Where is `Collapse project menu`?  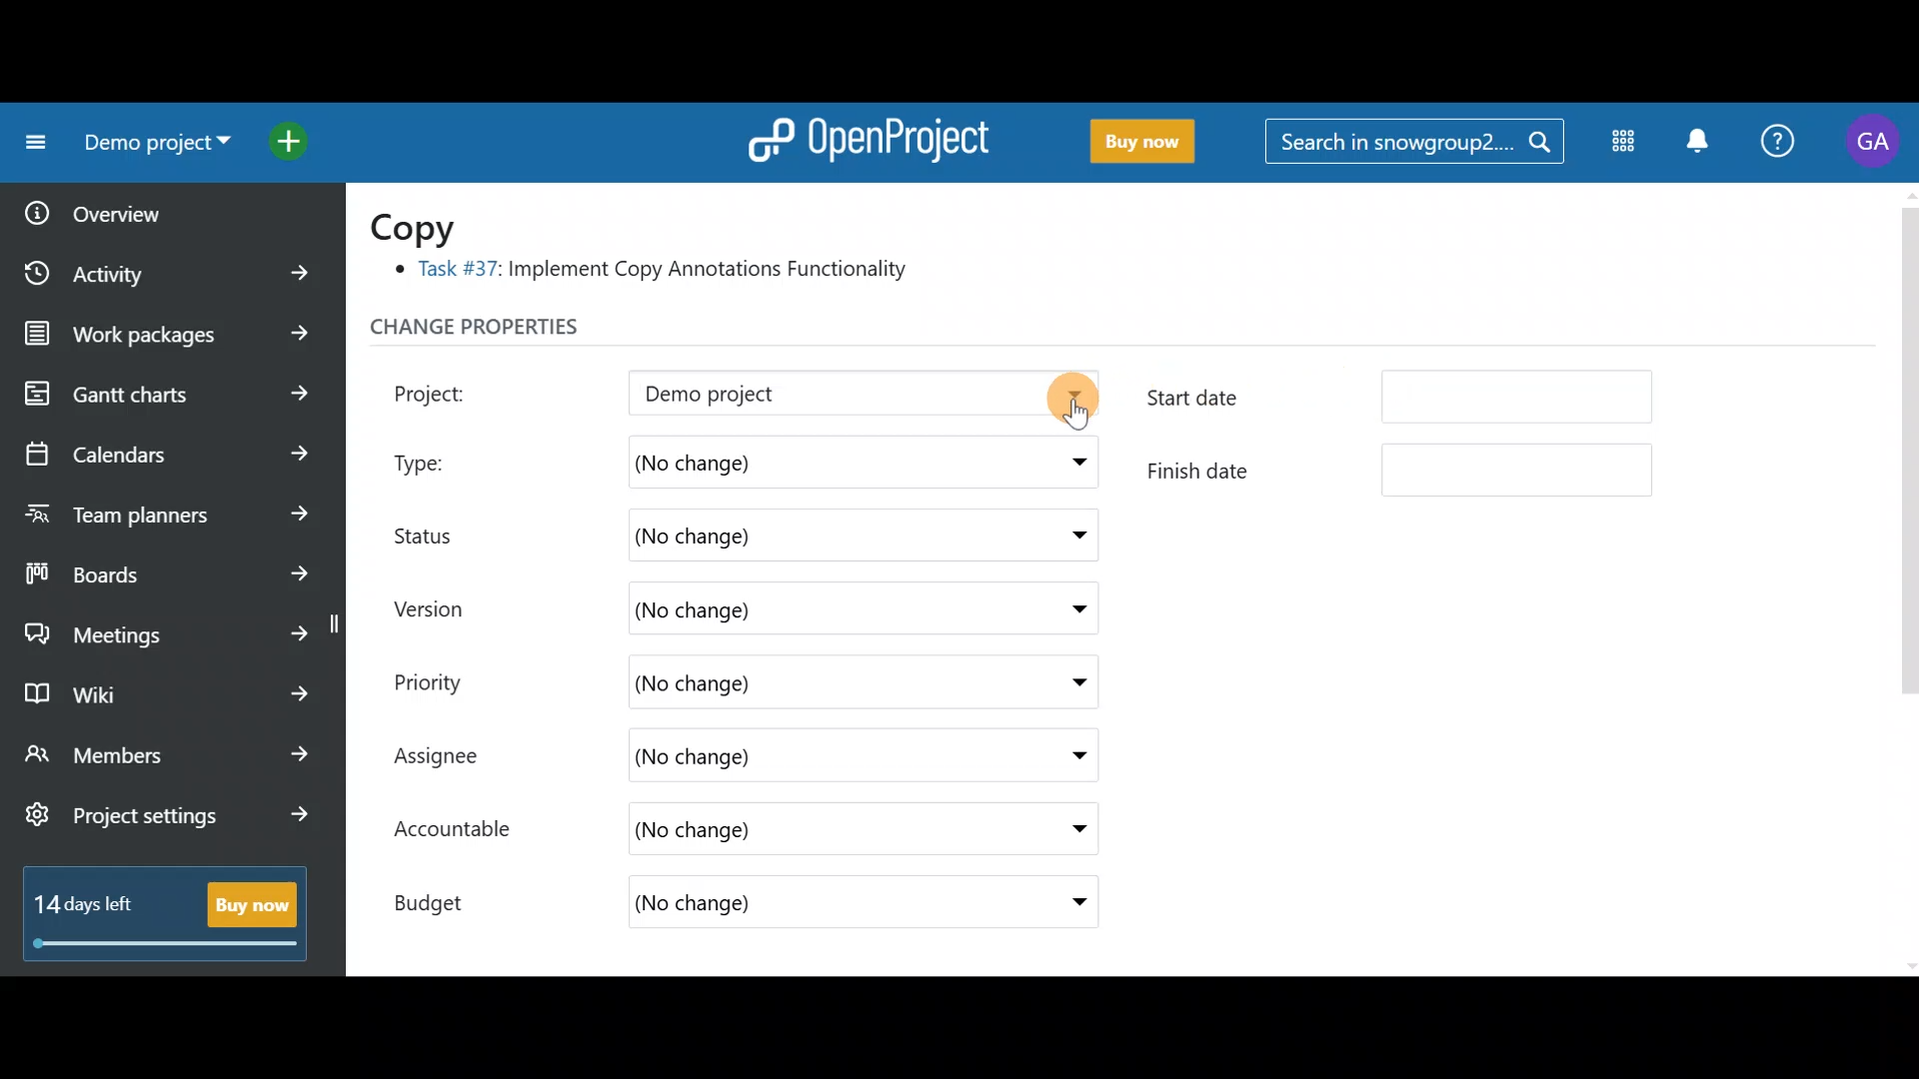 Collapse project menu is located at coordinates (31, 143).